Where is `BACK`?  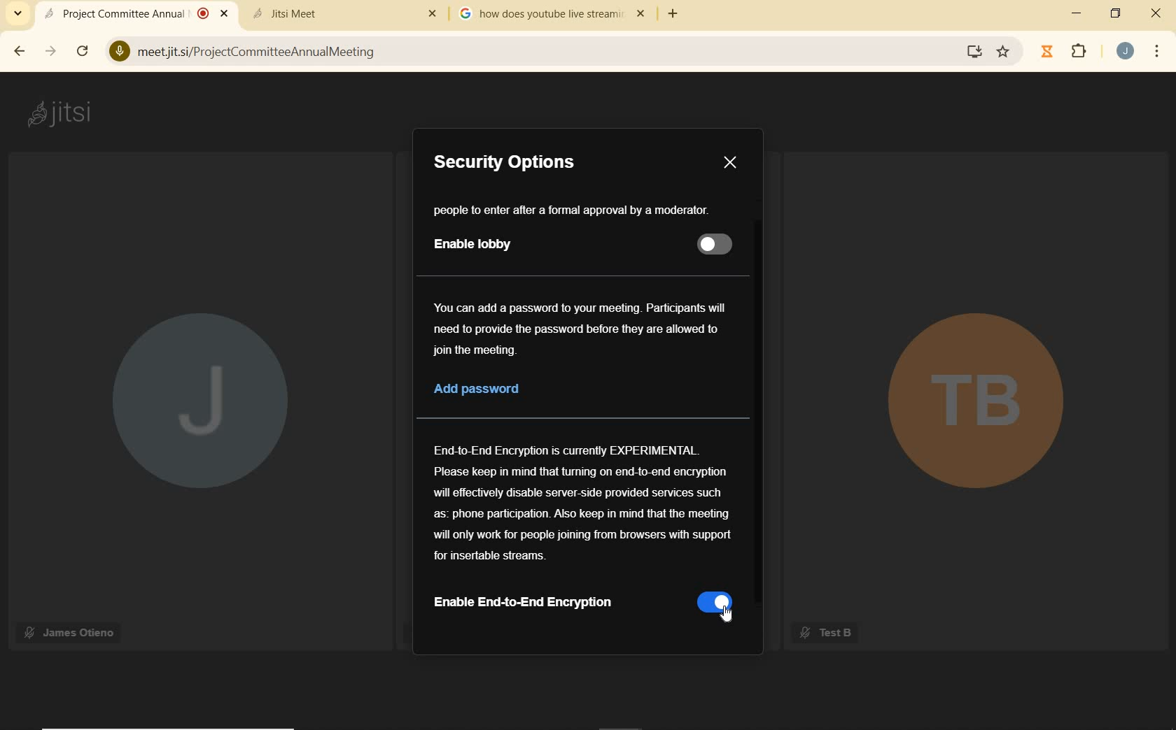 BACK is located at coordinates (17, 52).